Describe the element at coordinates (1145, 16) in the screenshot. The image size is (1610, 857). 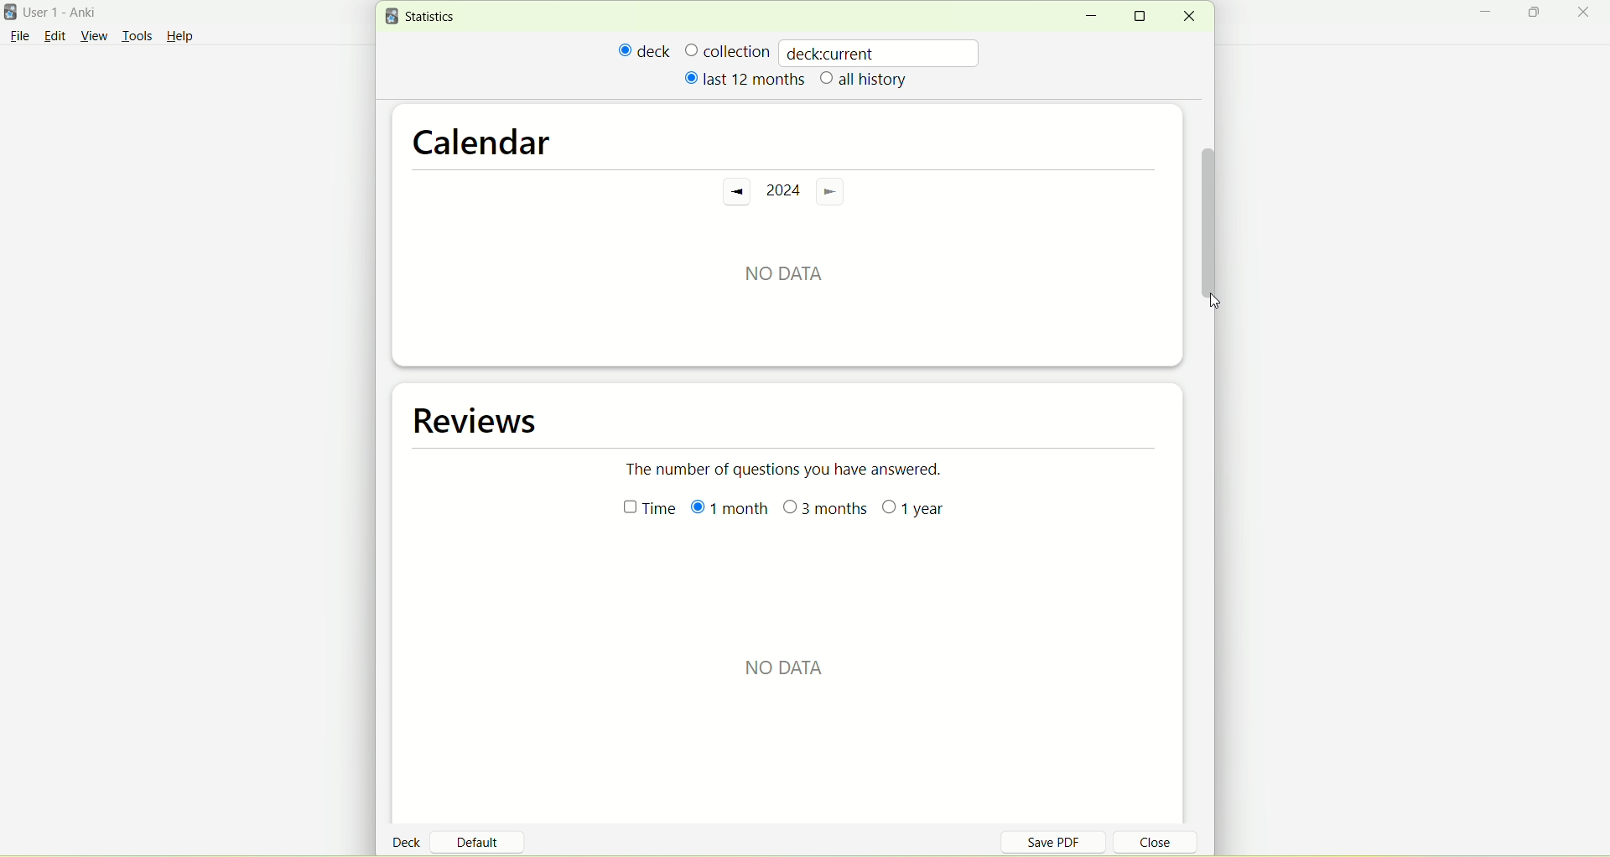
I see `maximize` at that location.